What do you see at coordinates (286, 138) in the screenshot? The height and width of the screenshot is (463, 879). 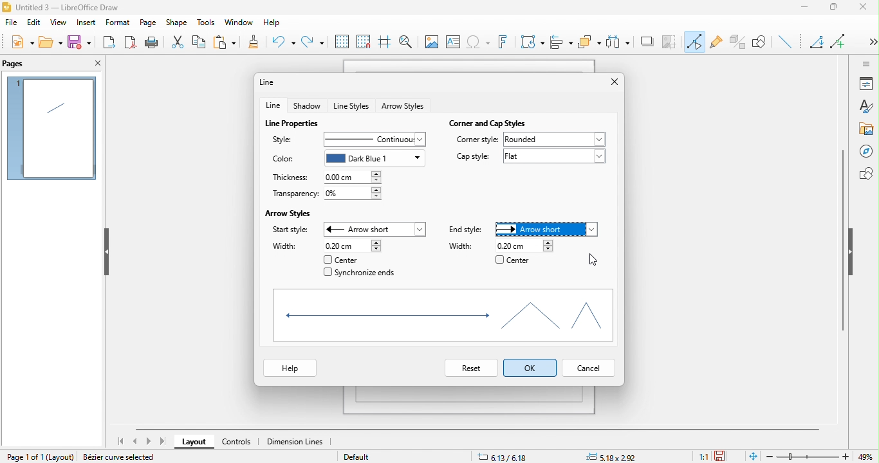 I see `style` at bounding box center [286, 138].